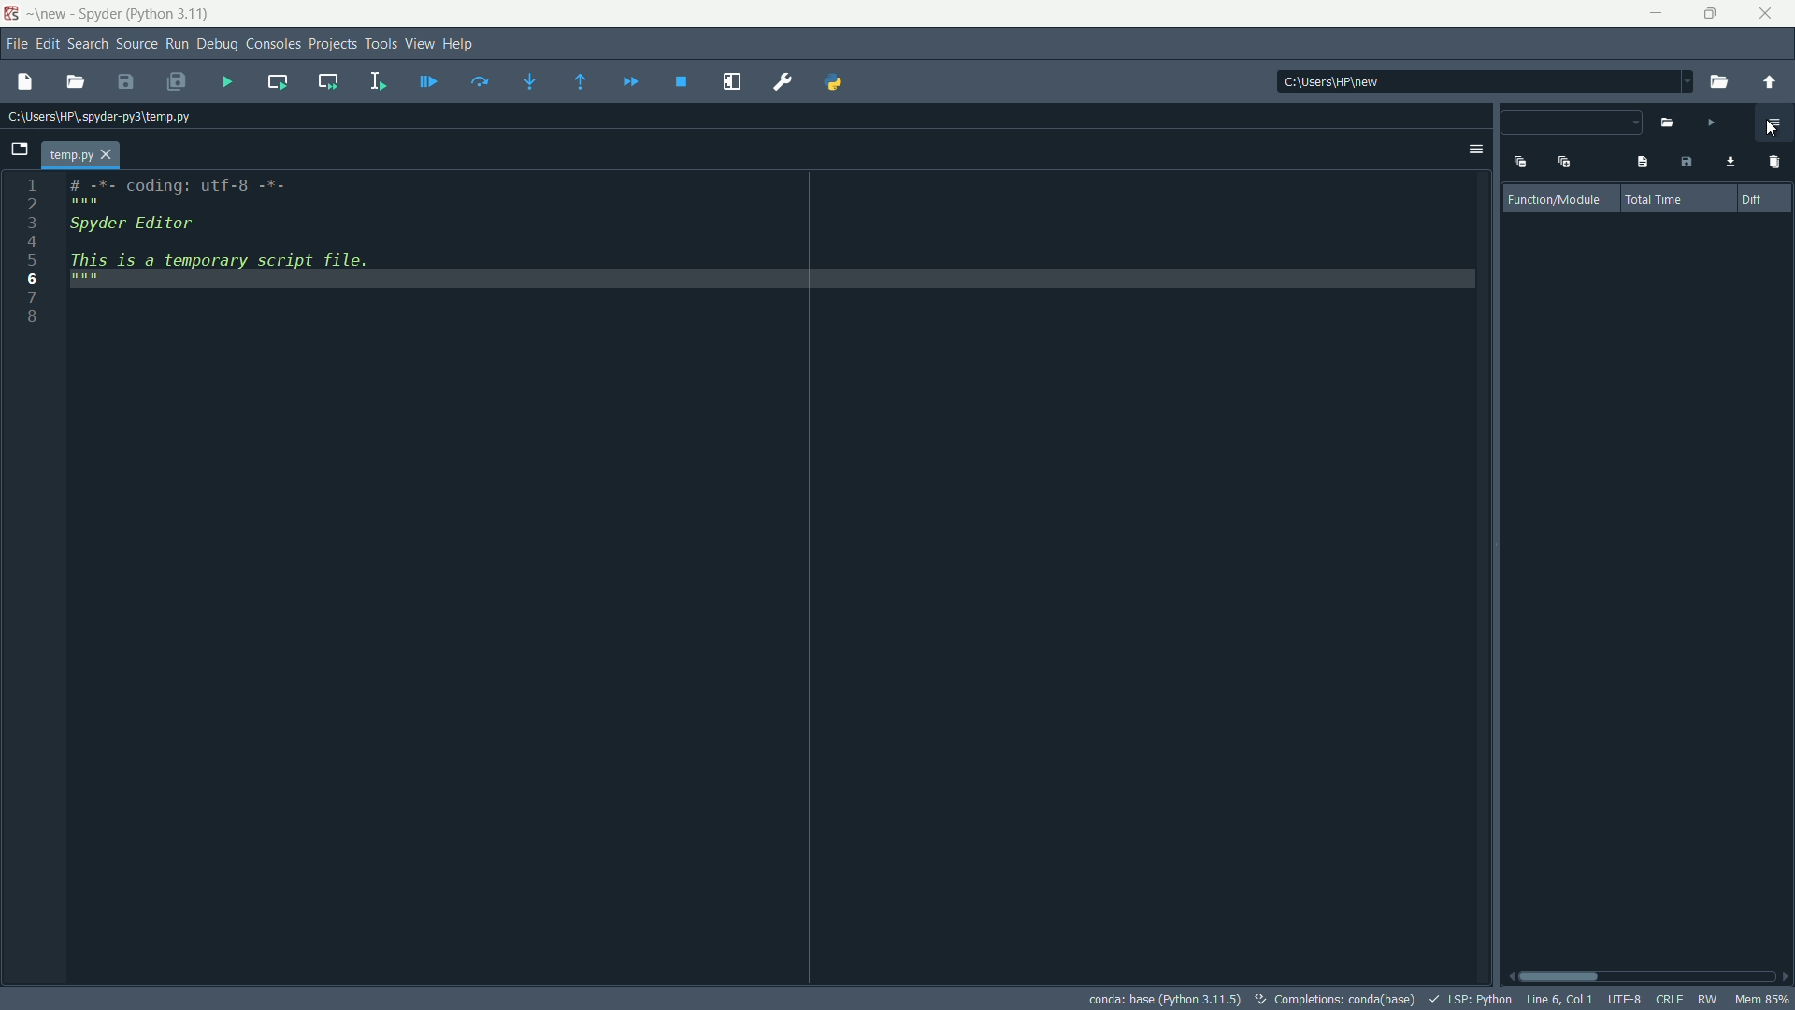  Describe the element at coordinates (582, 83) in the screenshot. I see `continue execution until next function` at that location.